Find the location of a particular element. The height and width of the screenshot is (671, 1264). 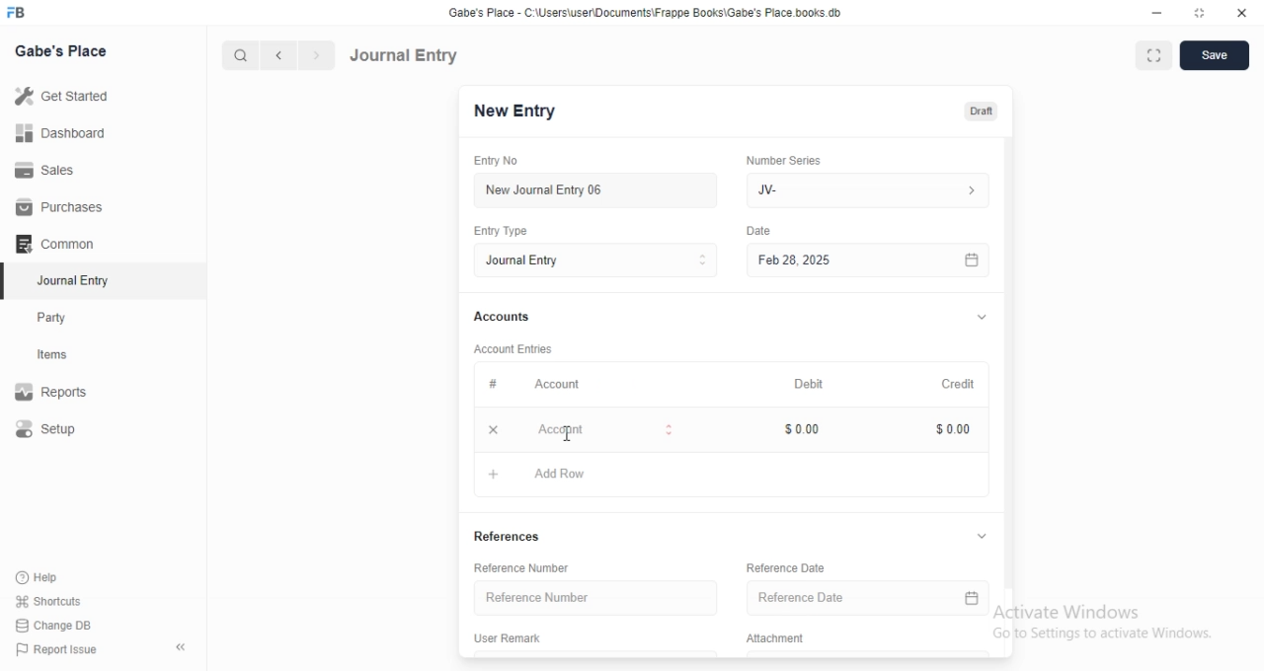

$0.00 is located at coordinates (811, 428).